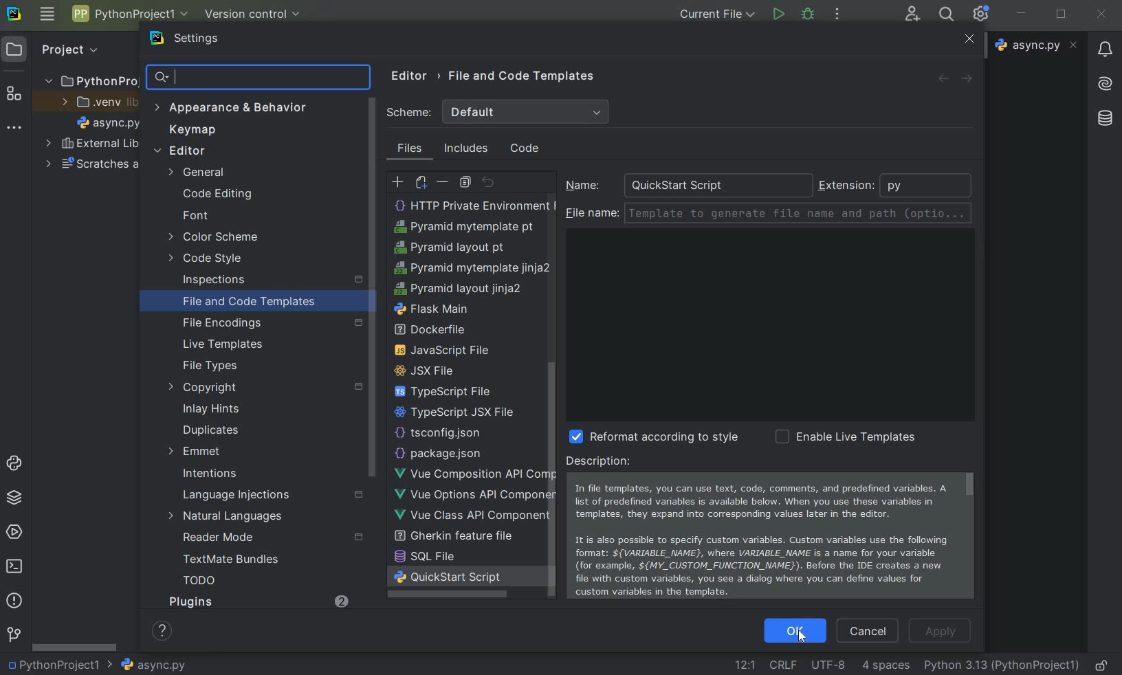  Describe the element at coordinates (253, 14) in the screenshot. I see `version control` at that location.